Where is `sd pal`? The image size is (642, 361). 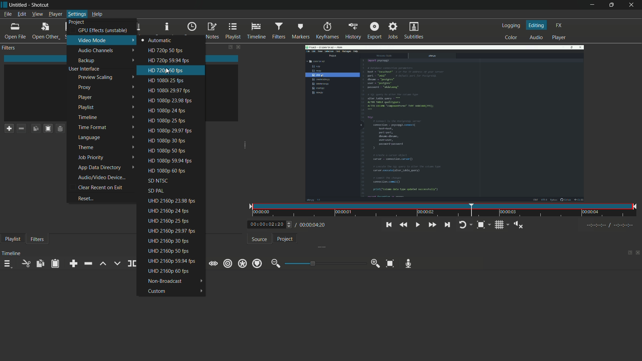
sd pal is located at coordinates (171, 191).